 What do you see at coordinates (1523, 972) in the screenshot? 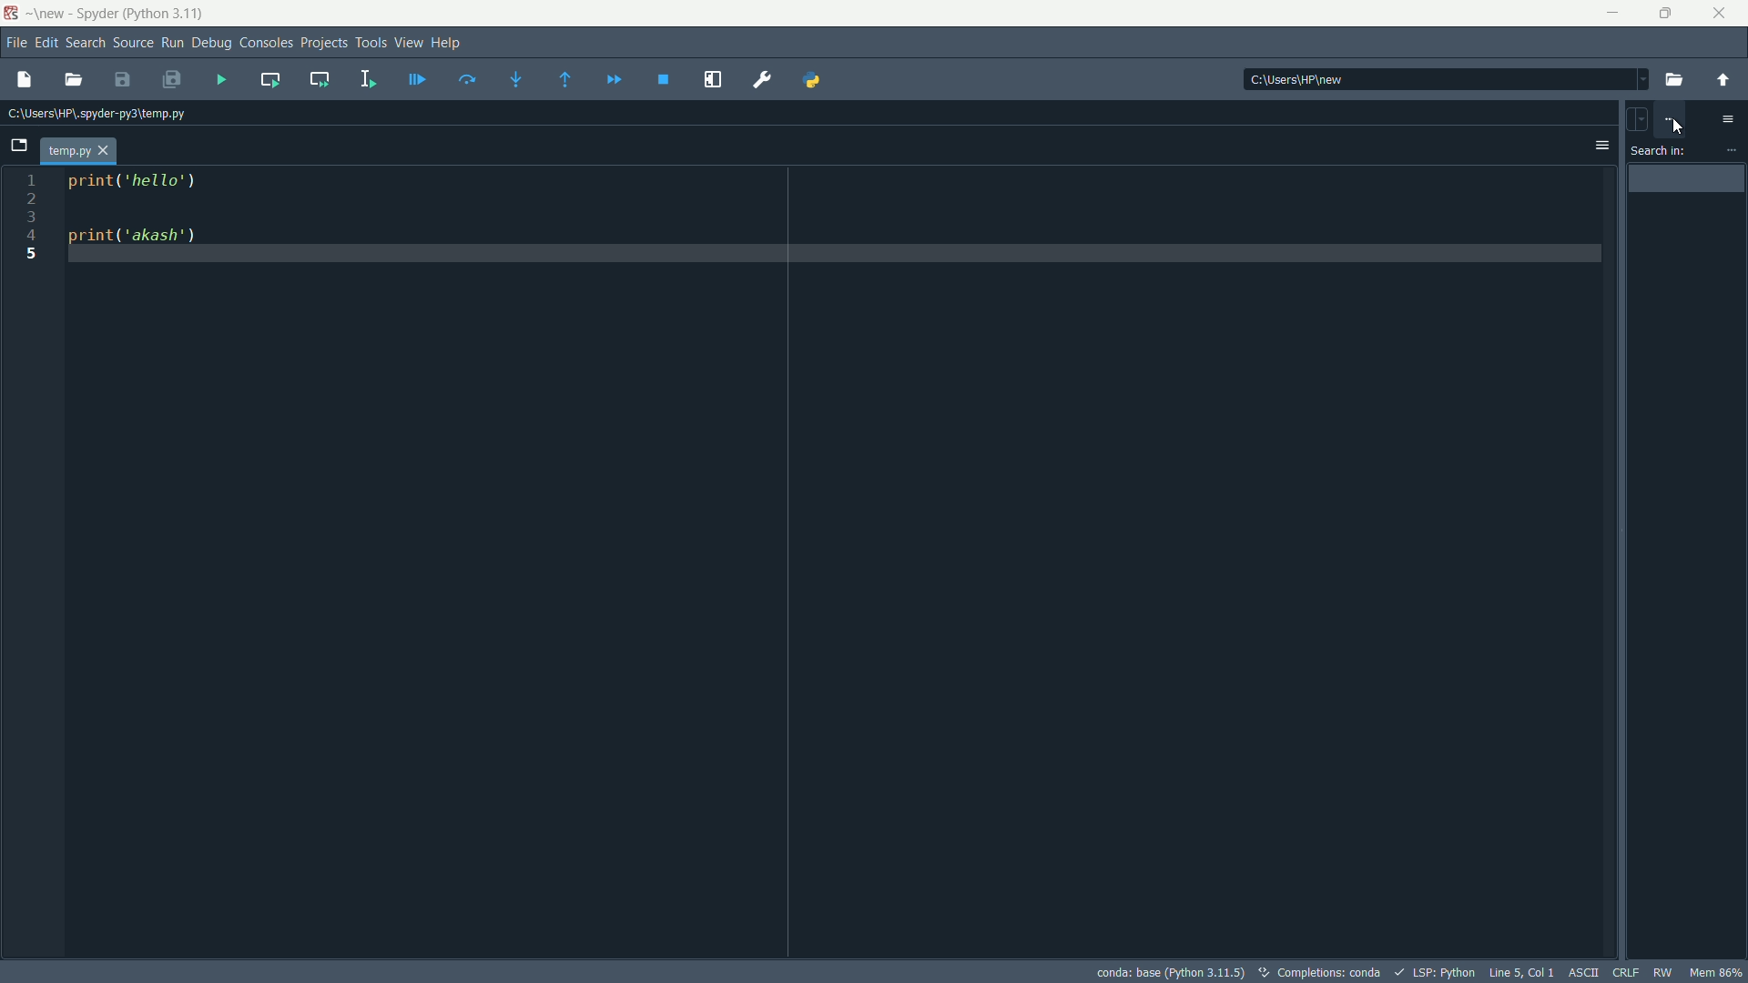
I see `line 5, col1` at bounding box center [1523, 972].